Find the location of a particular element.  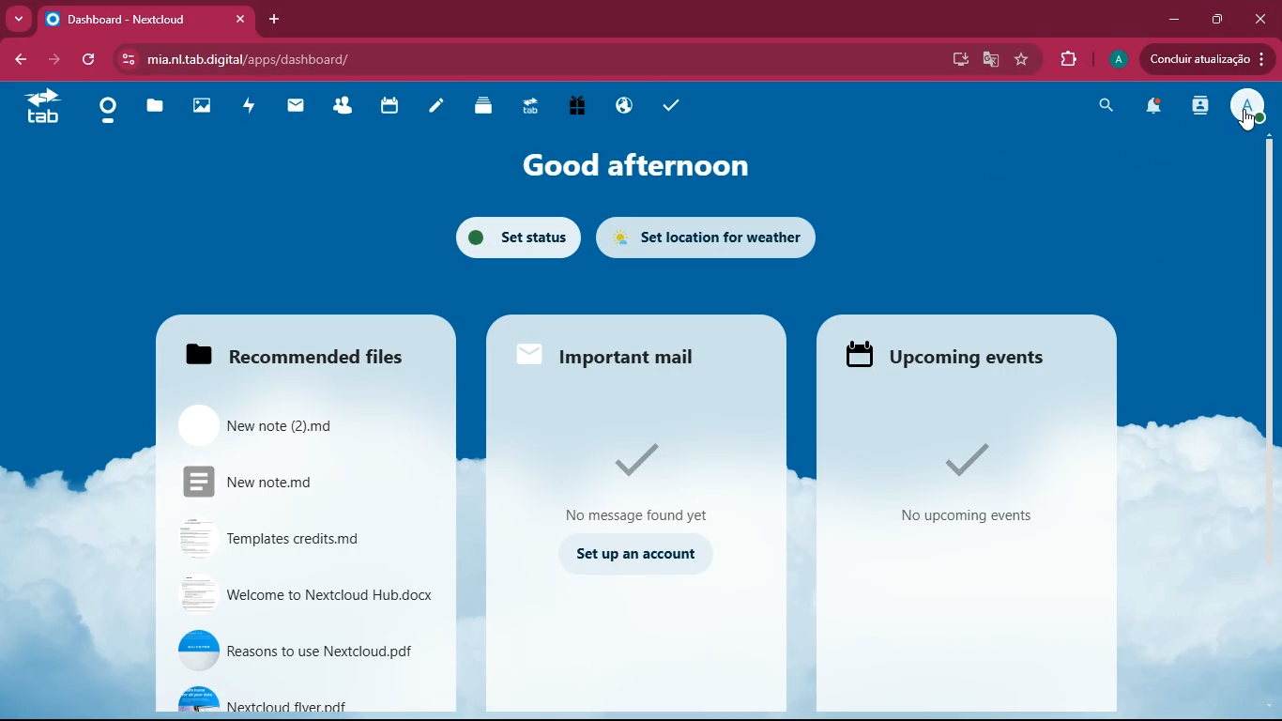

maximize is located at coordinates (1216, 21).